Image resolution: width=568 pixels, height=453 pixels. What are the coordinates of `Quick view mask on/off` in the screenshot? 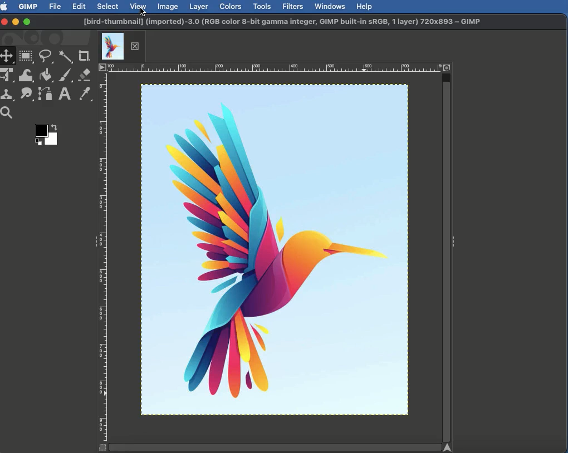 It's located at (101, 448).